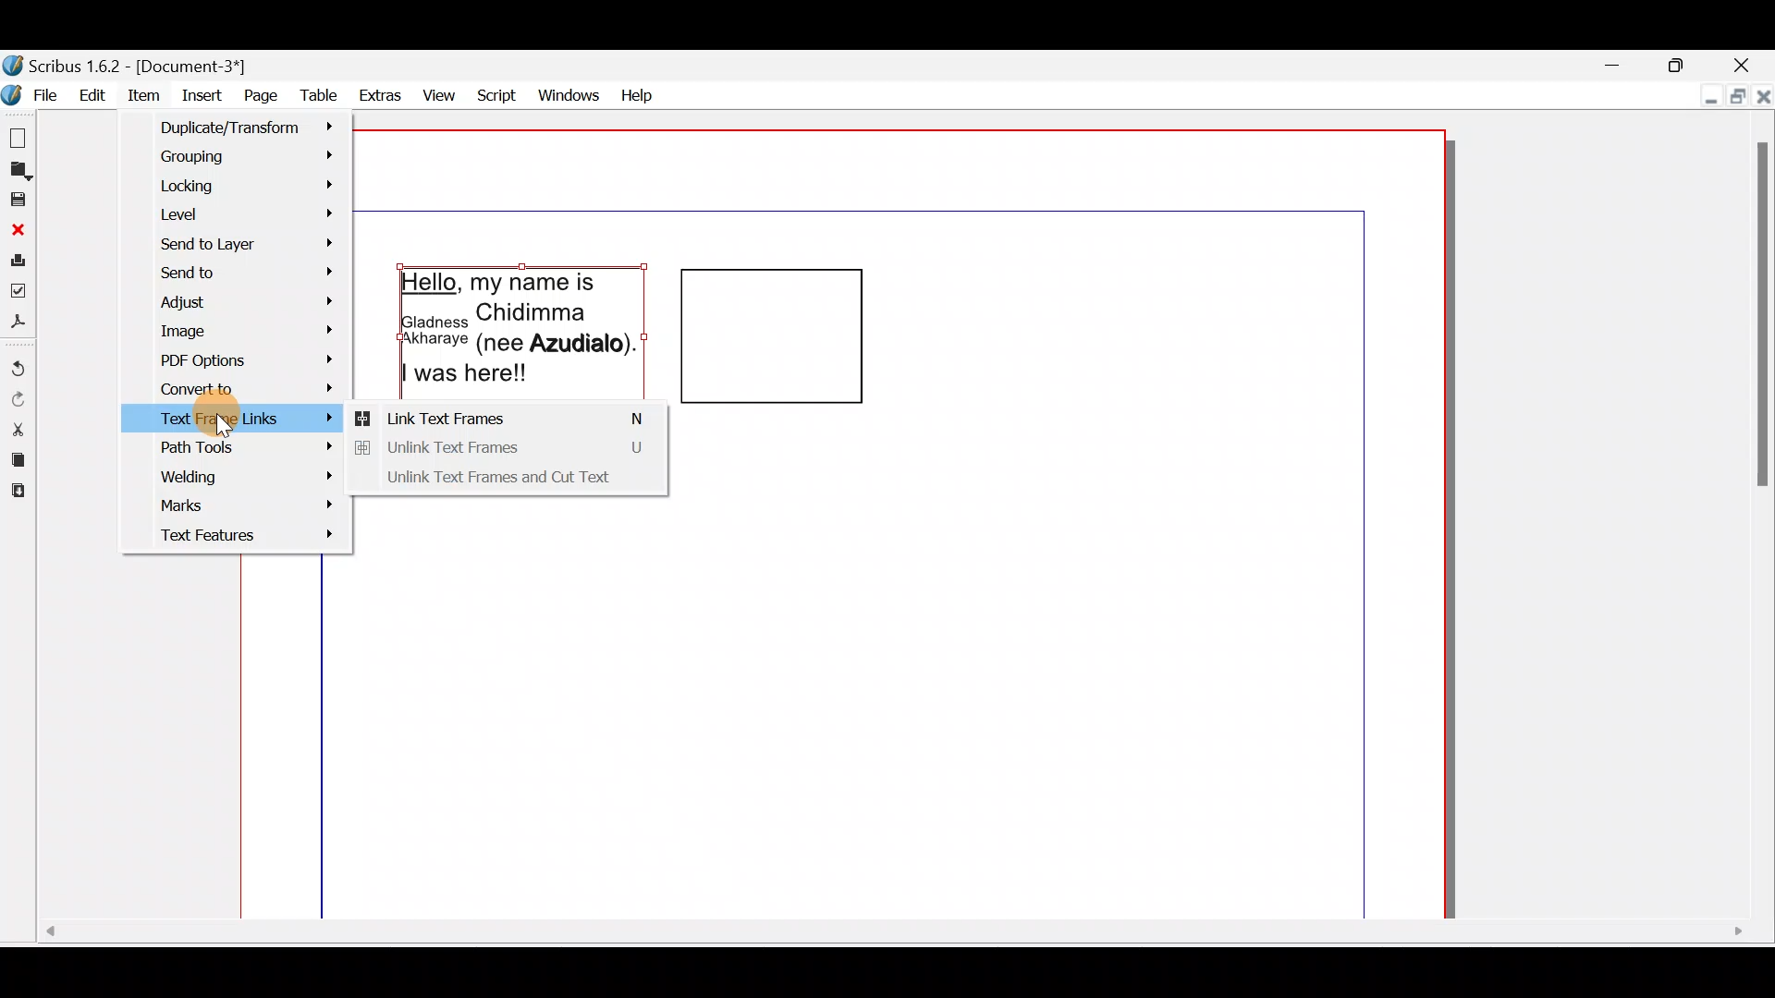 The width and height of the screenshot is (1775, 998). I want to click on Close, so click(1763, 92).